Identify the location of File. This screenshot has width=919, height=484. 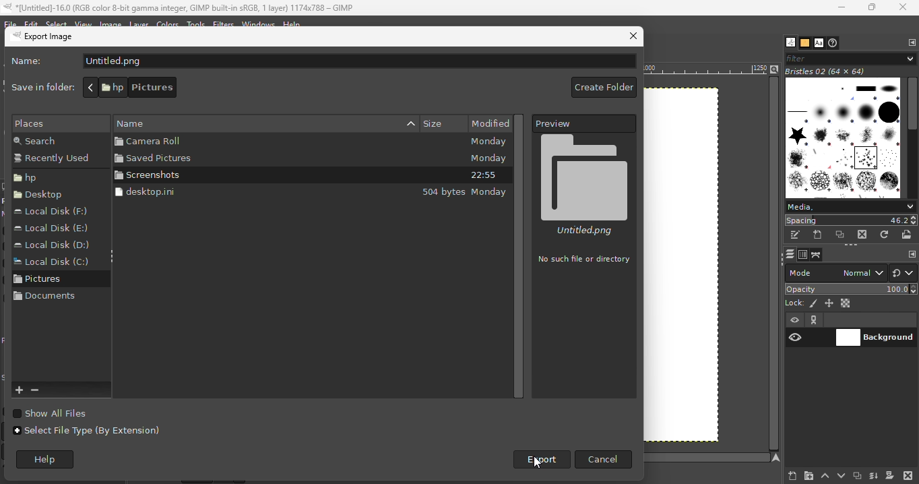
(9, 22).